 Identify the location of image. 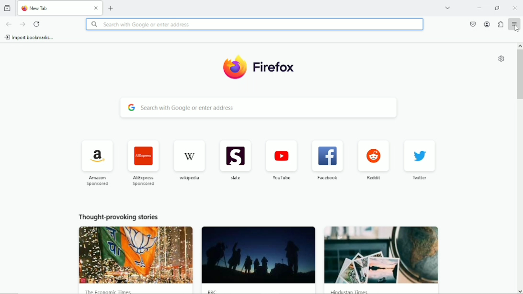
(258, 255).